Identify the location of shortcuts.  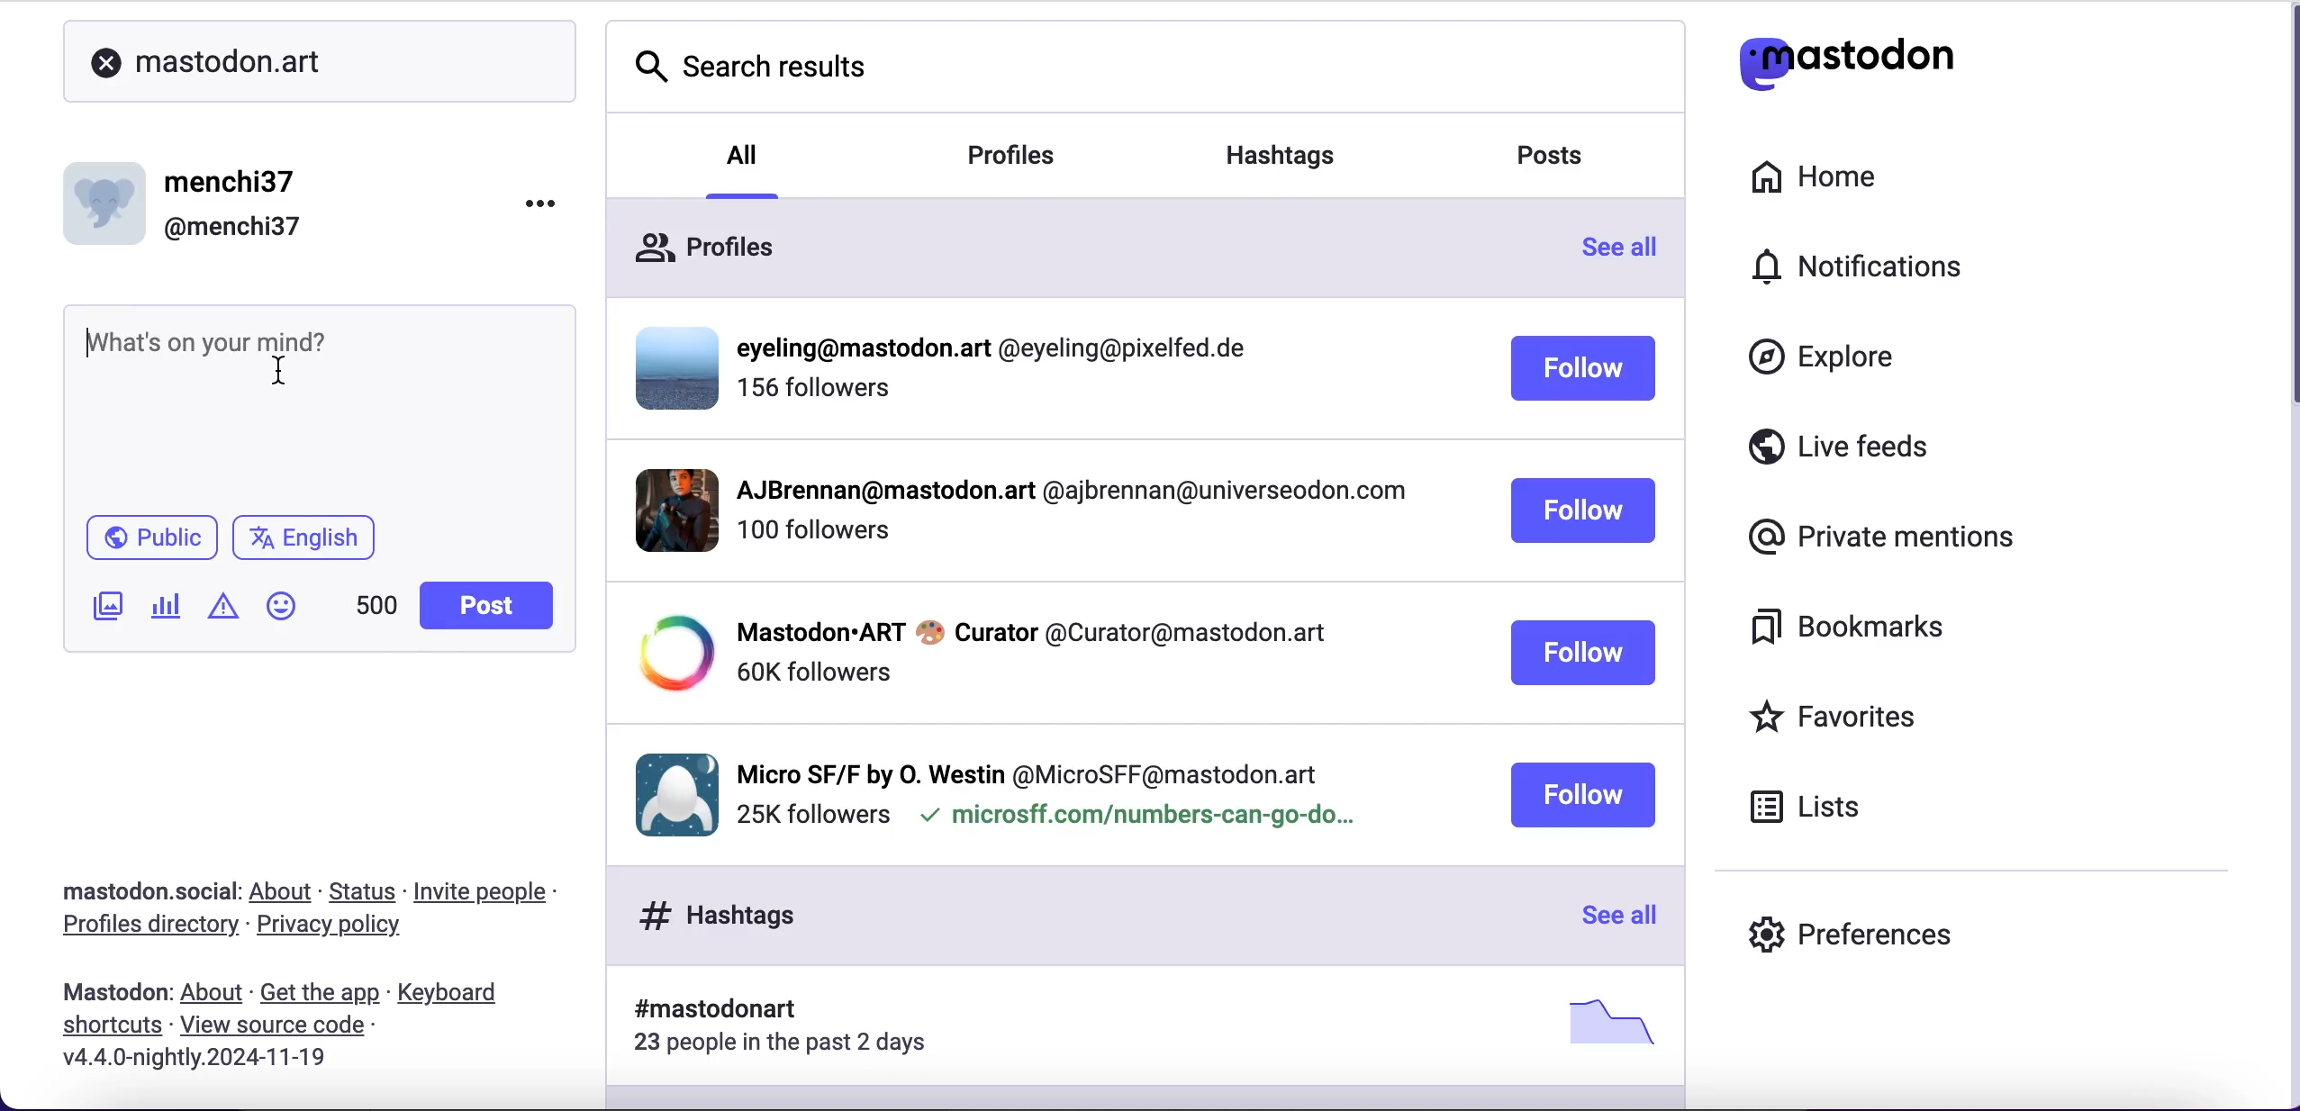
(107, 1029).